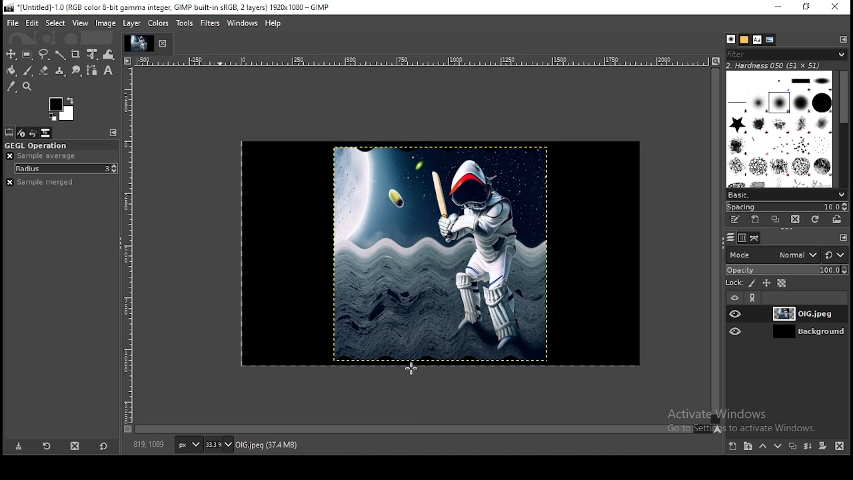 The height and width of the screenshot is (480, 853). Describe the element at coordinates (786, 195) in the screenshot. I see `brush presets` at that location.